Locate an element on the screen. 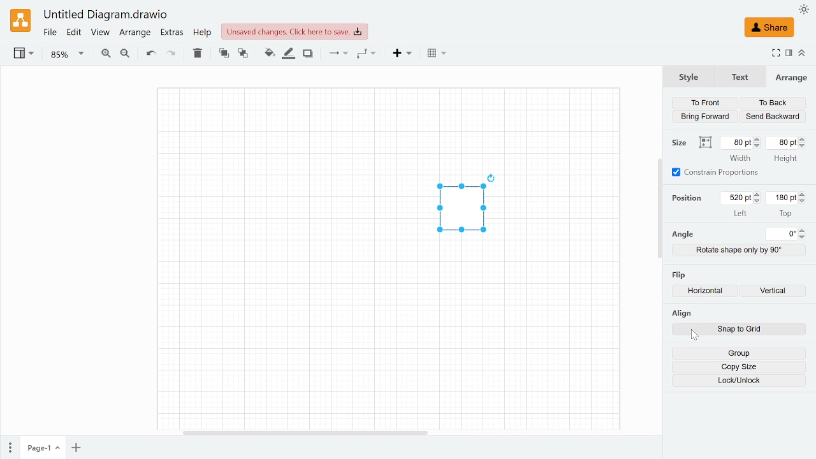  Unsaved changes. Click here to save. is located at coordinates (295, 31).